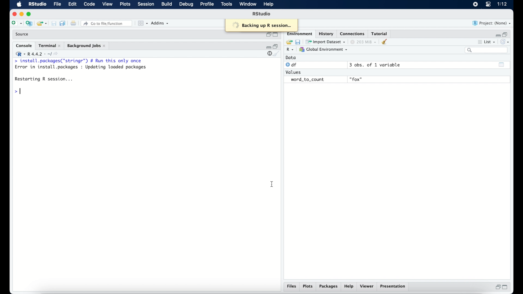  What do you see at coordinates (497, 287) in the screenshot?
I see `restore down` at bounding box center [497, 287].